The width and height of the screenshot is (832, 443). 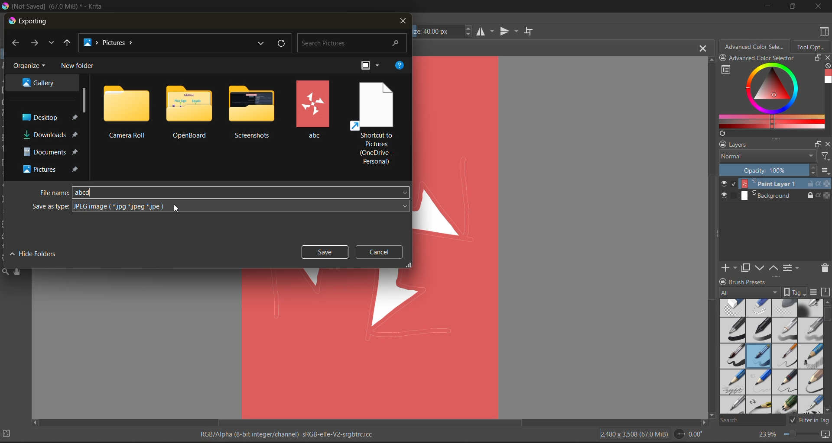 What do you see at coordinates (60, 7) in the screenshot?
I see `app name and file name` at bounding box center [60, 7].